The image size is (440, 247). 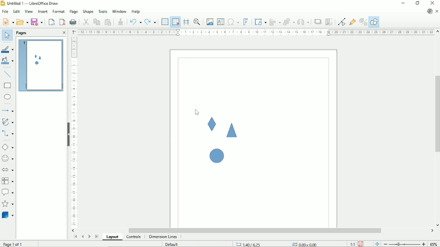 I want to click on Minimize, so click(x=403, y=3).